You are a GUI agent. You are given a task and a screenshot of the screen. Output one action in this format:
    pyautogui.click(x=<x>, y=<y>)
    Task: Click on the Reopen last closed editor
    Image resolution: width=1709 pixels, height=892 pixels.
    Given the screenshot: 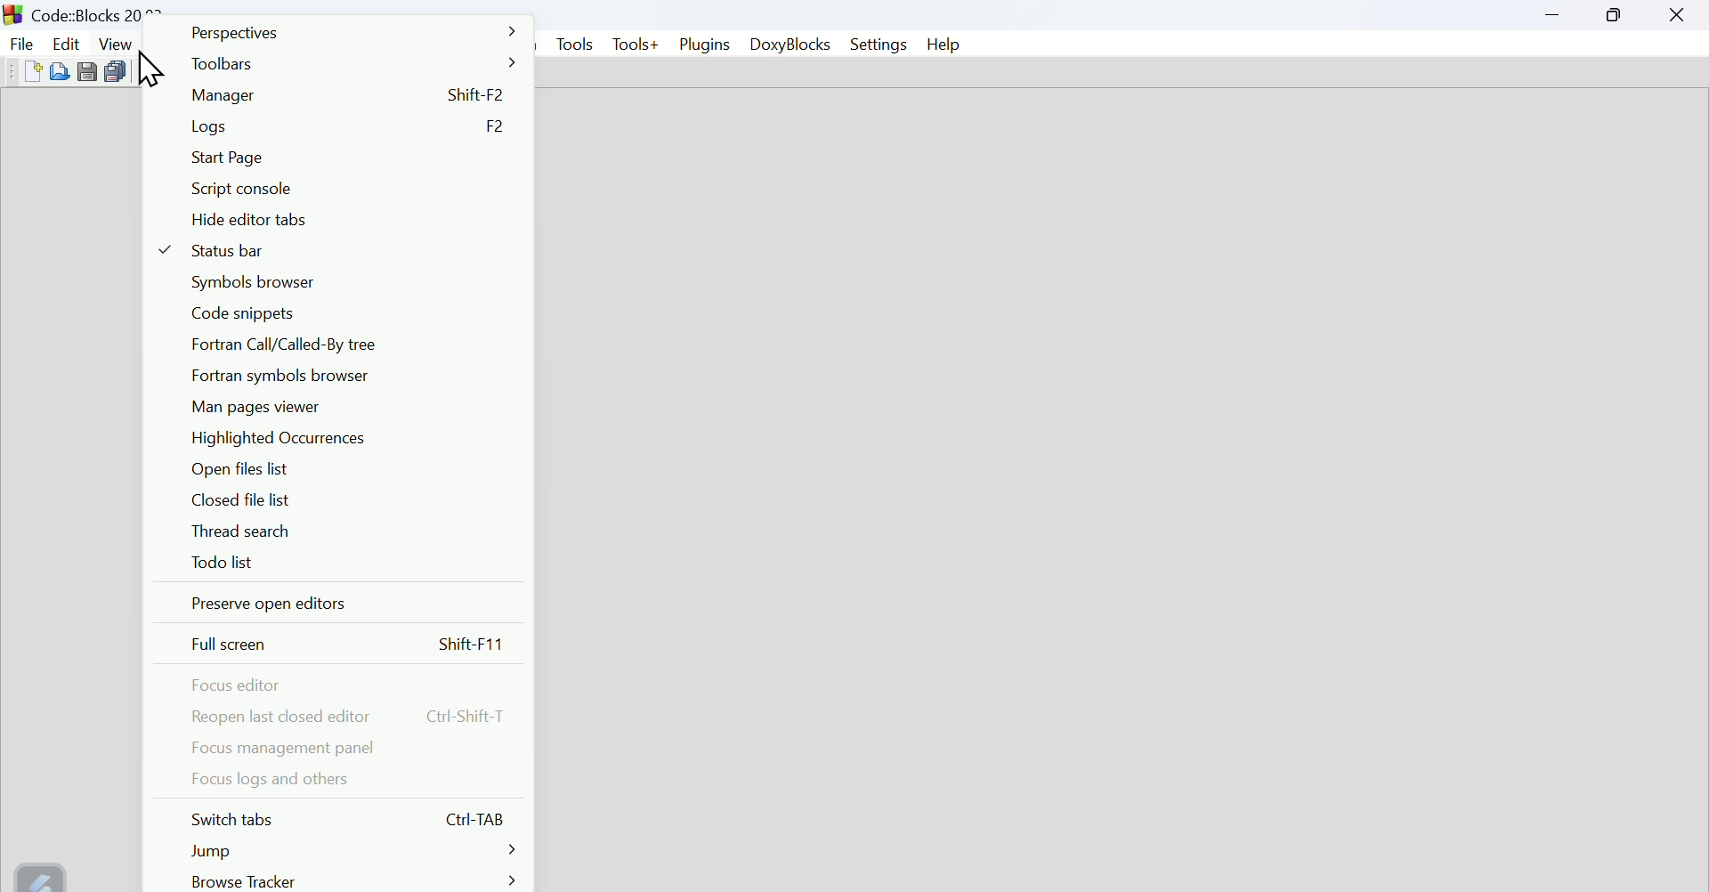 What is the action you would take?
    pyautogui.click(x=348, y=715)
    